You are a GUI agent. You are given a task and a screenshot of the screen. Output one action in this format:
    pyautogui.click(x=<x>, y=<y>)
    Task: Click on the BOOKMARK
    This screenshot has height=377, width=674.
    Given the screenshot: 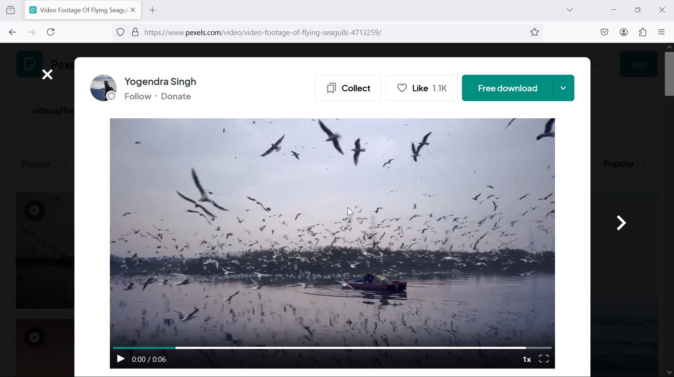 What is the action you would take?
    pyautogui.click(x=535, y=33)
    